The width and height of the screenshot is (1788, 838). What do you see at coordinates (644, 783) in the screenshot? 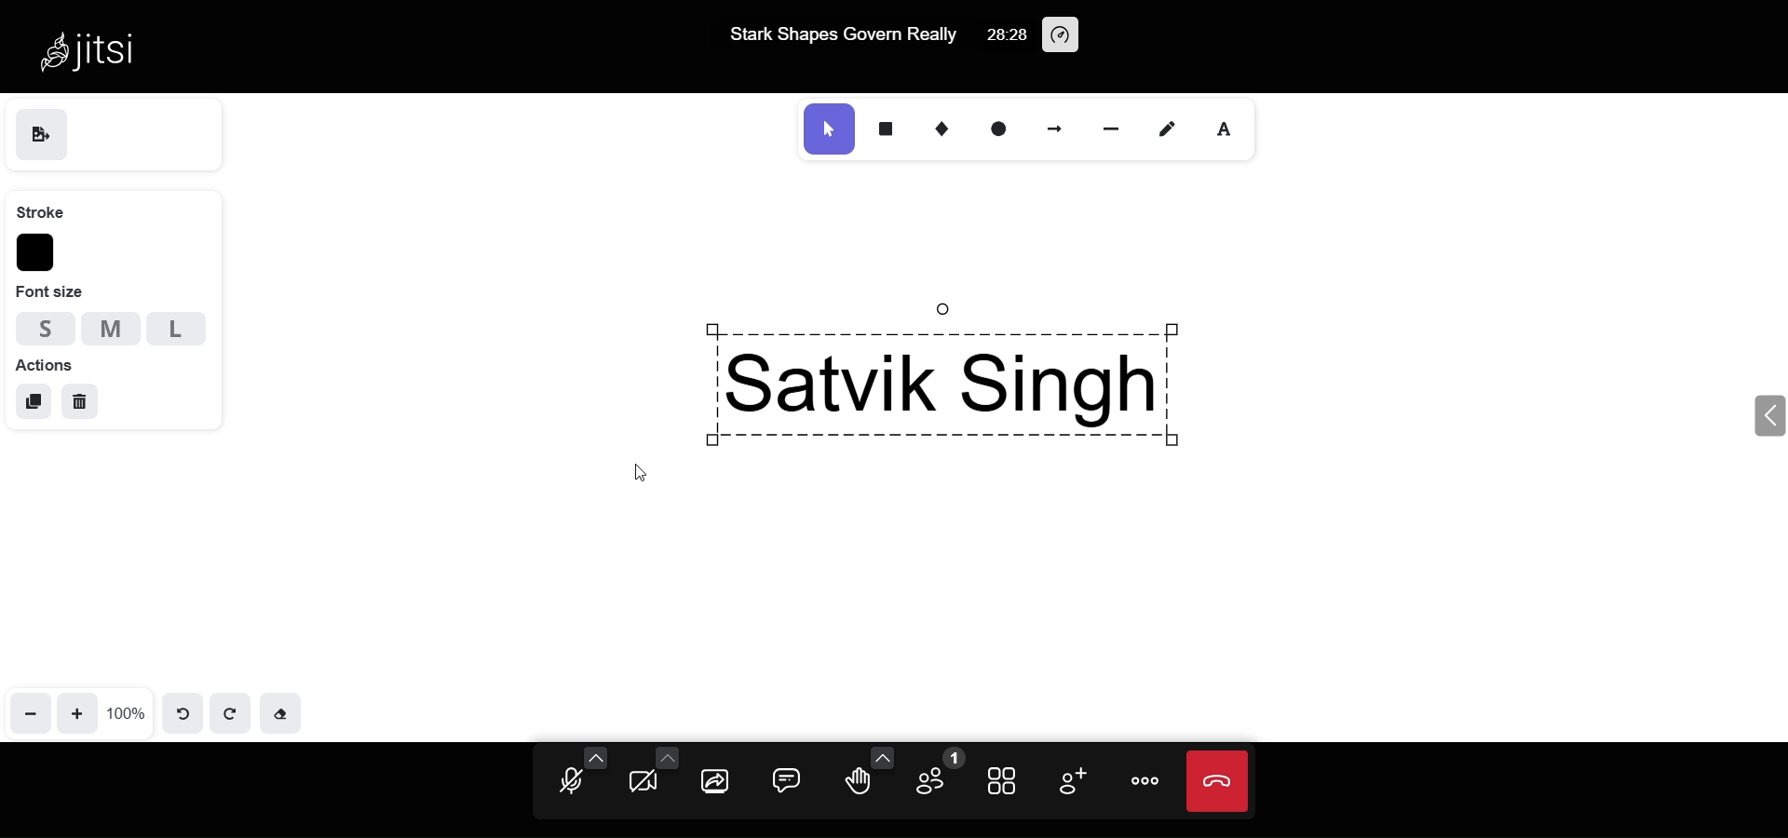
I see `camera` at bounding box center [644, 783].